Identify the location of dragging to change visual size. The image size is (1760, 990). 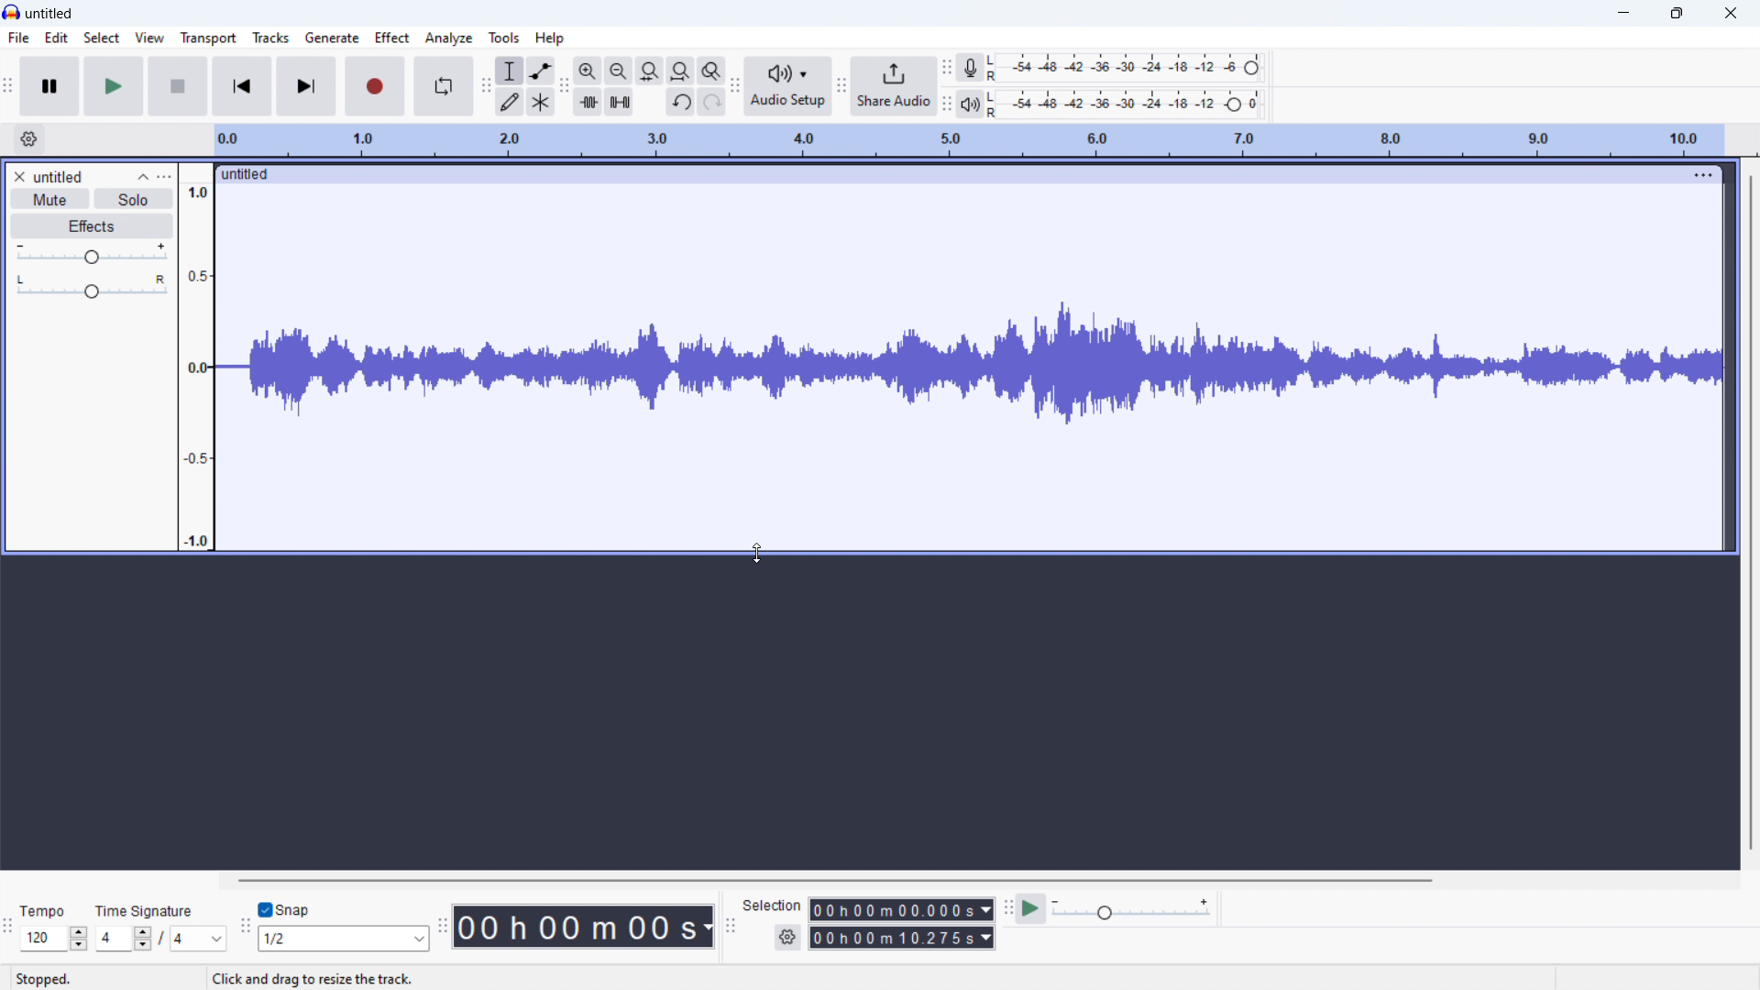
(971, 365).